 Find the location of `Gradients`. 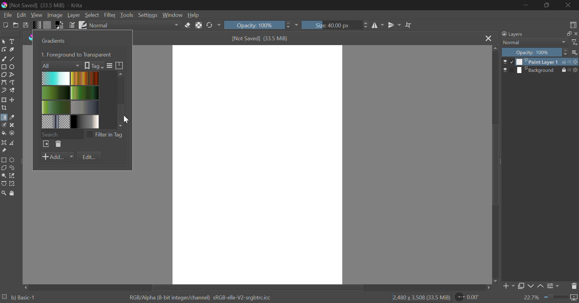

Gradients is located at coordinates (52, 41).